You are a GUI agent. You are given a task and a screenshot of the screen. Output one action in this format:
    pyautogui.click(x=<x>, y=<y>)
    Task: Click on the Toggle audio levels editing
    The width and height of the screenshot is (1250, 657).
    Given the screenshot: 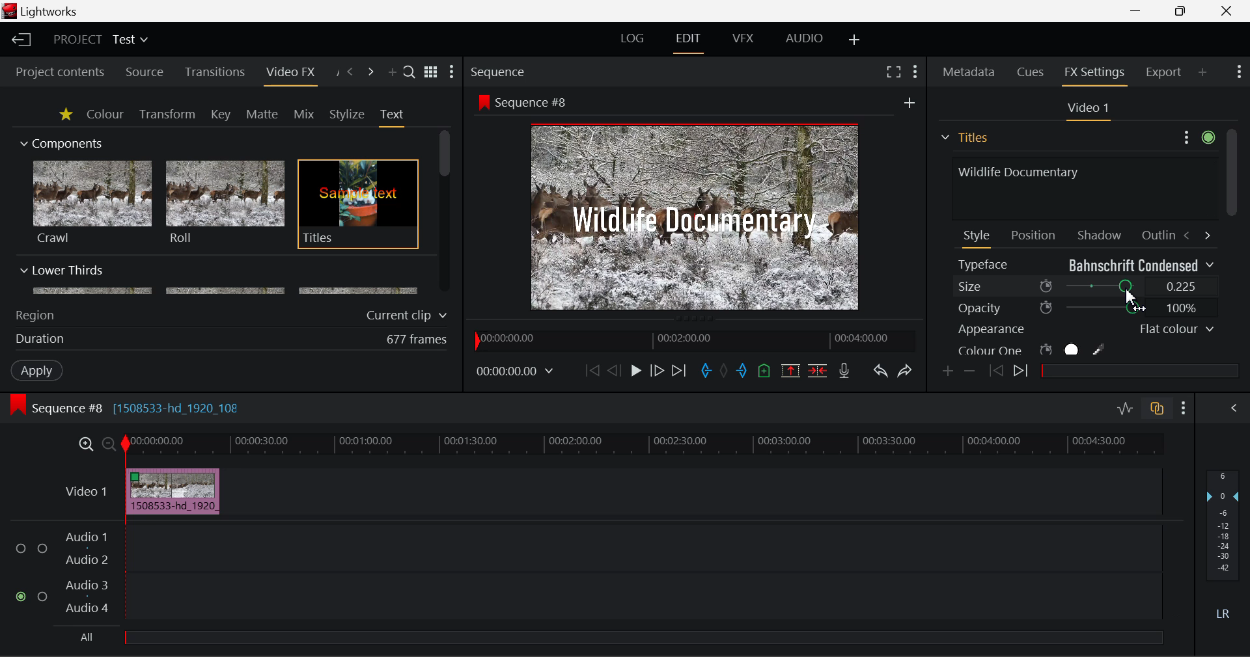 What is the action you would take?
    pyautogui.click(x=1124, y=407)
    